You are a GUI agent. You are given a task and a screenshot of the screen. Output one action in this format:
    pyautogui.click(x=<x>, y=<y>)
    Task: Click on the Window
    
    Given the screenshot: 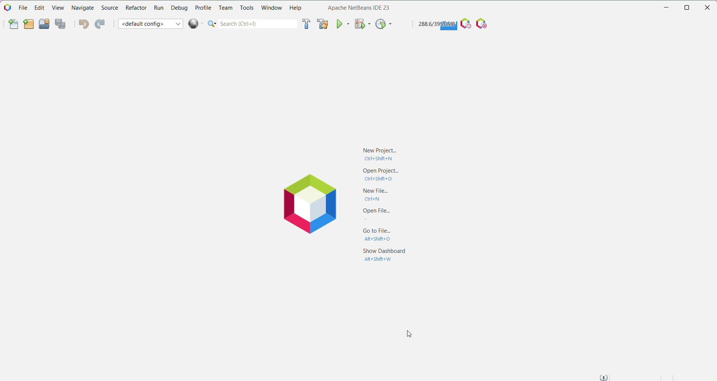 What is the action you would take?
    pyautogui.click(x=272, y=9)
    